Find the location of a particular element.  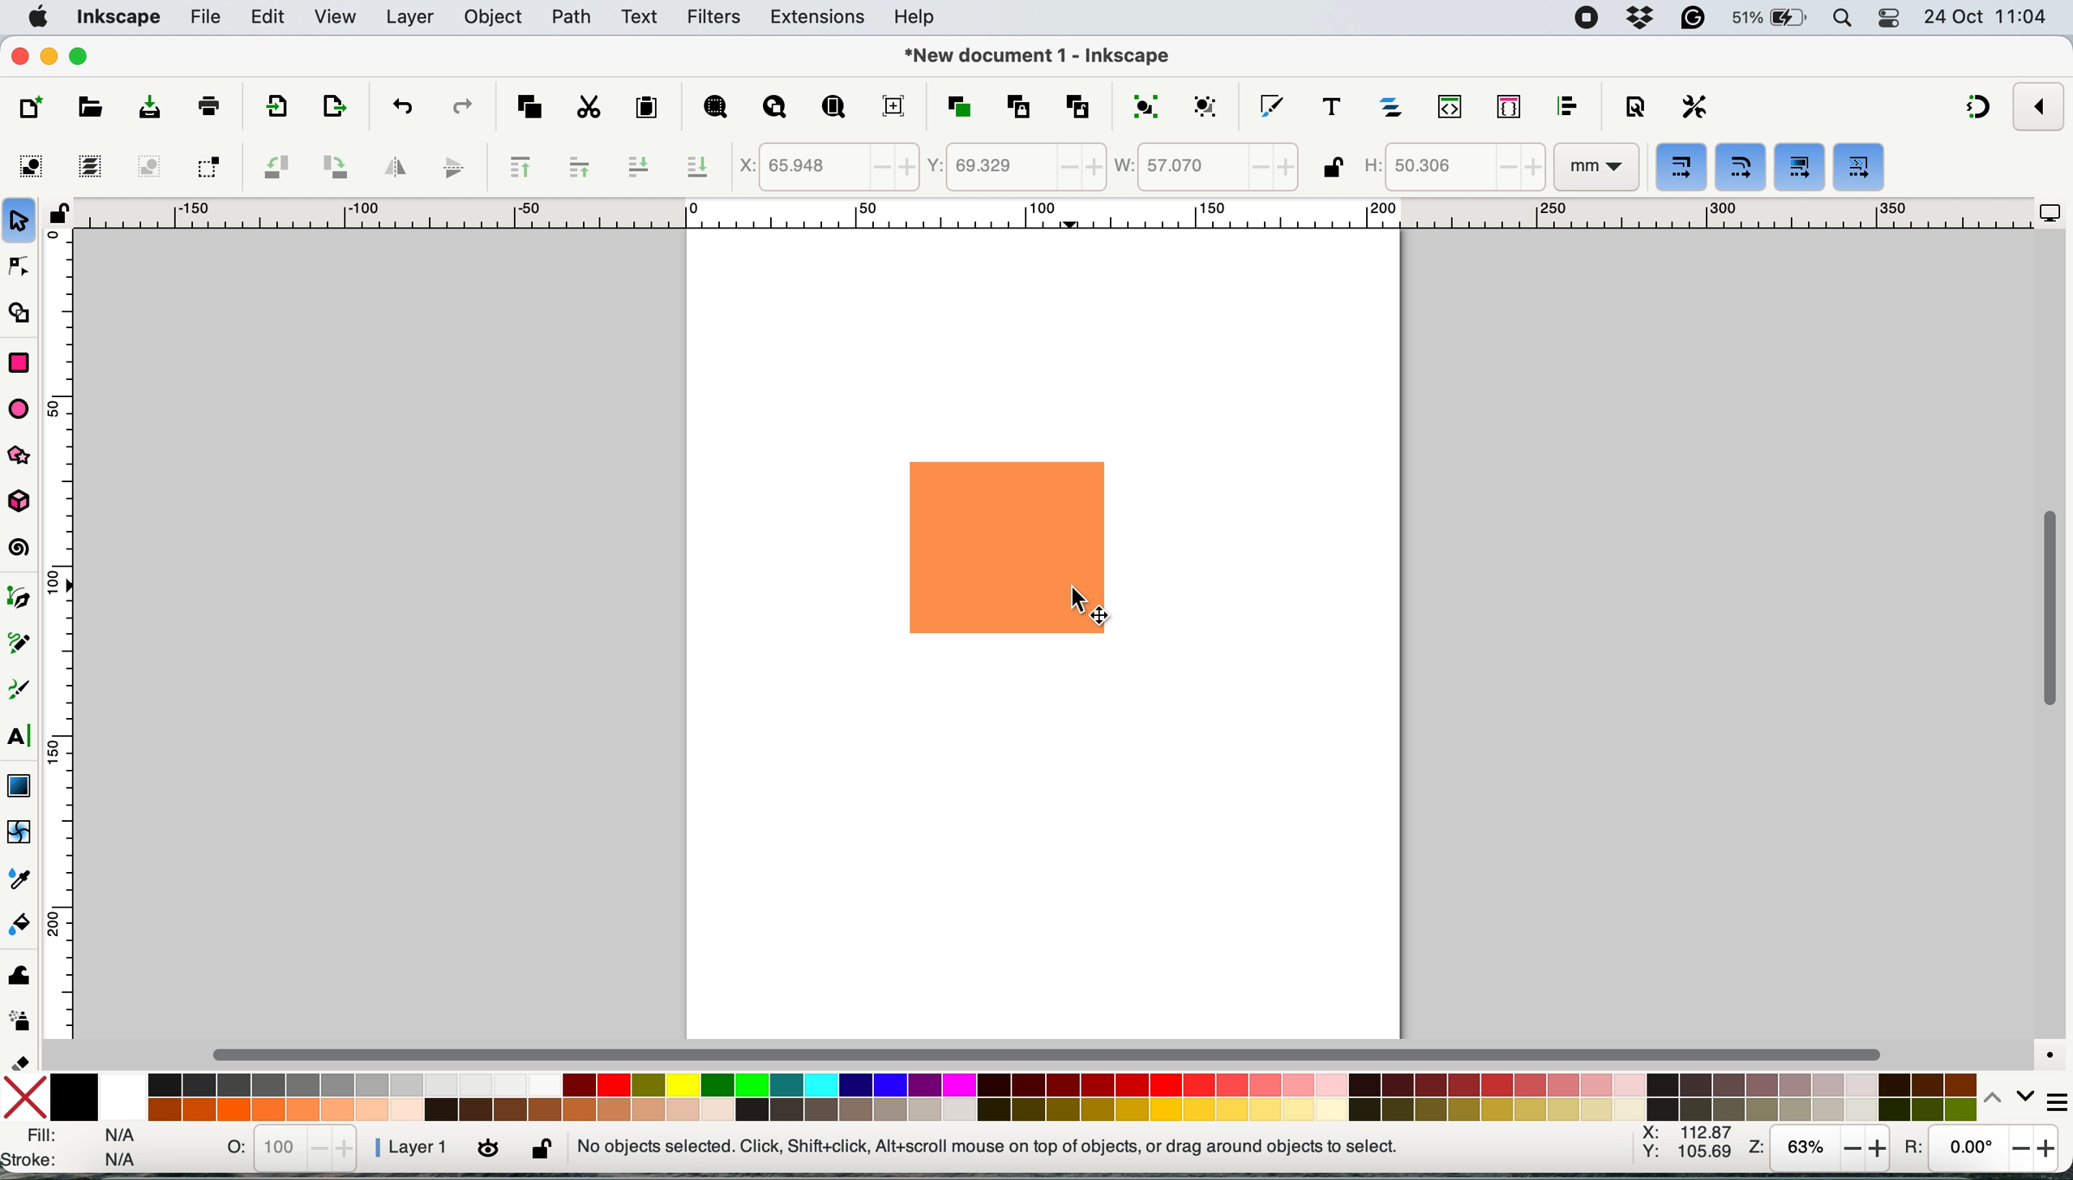

lock unlock is located at coordinates (1332, 169).